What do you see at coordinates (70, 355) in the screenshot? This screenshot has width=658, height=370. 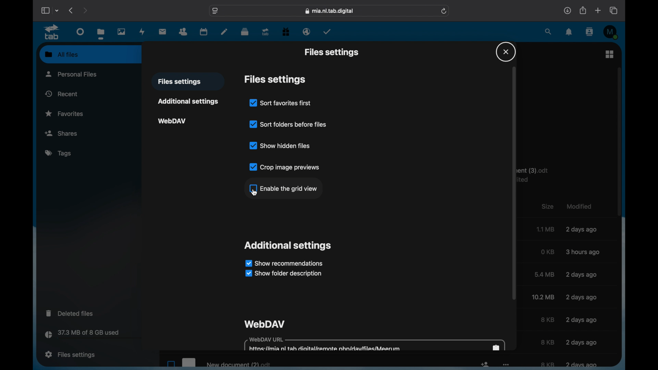 I see `files settings` at bounding box center [70, 355].